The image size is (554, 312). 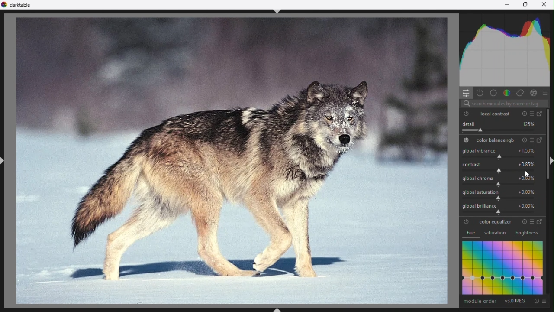 I want to click on darktable logo, so click(x=17, y=5).